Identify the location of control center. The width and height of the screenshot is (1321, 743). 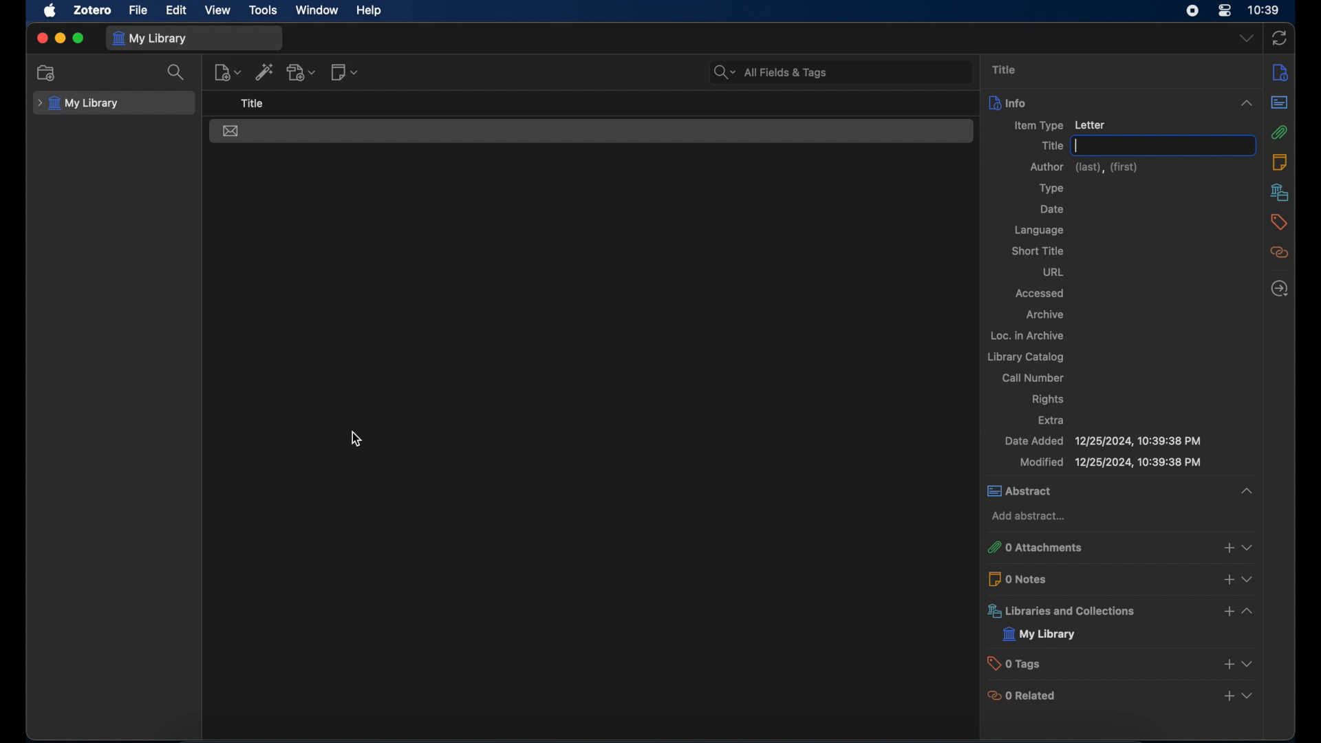
(1225, 10).